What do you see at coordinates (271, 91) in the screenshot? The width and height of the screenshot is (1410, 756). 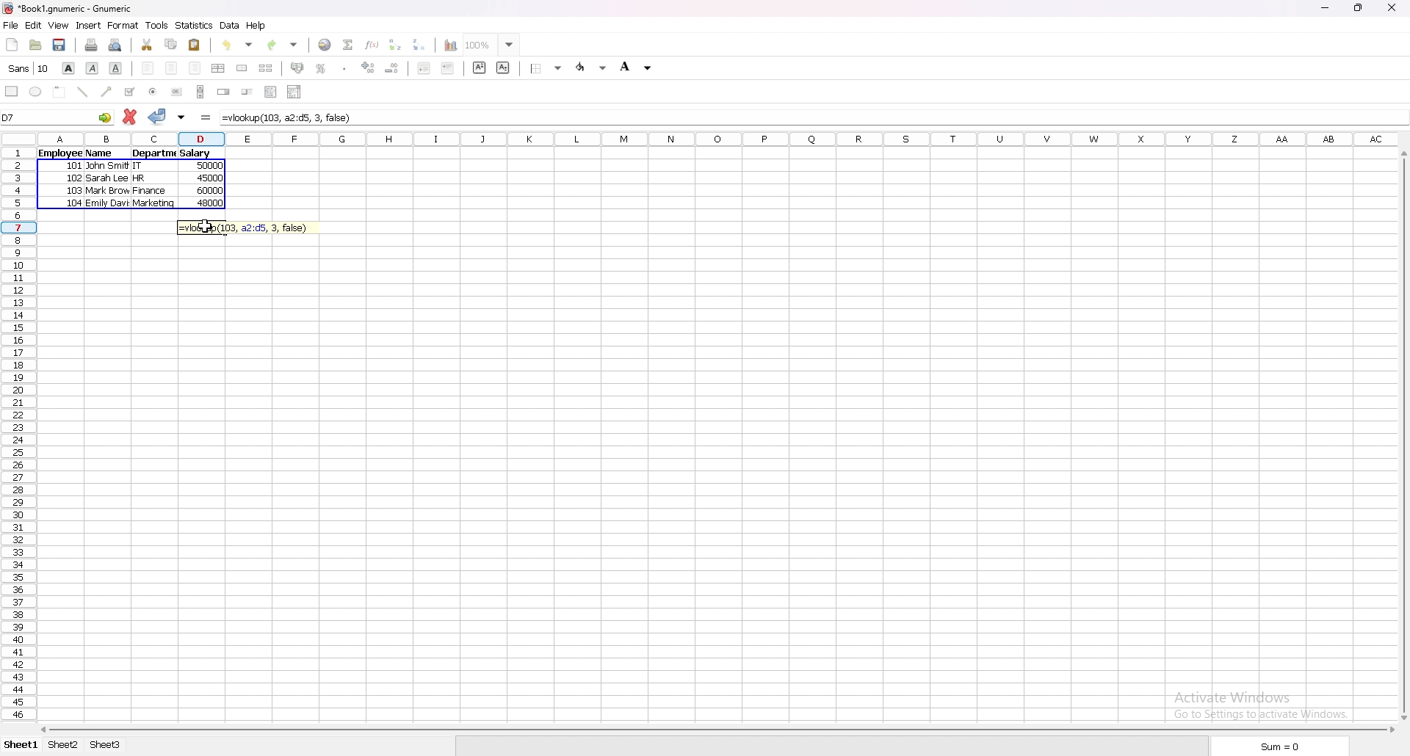 I see `list` at bounding box center [271, 91].